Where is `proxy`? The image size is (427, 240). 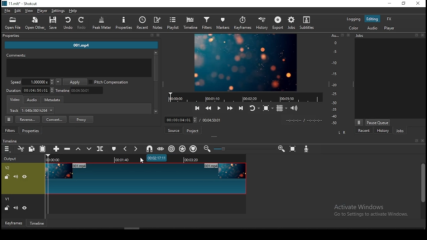
proxy is located at coordinates (81, 119).